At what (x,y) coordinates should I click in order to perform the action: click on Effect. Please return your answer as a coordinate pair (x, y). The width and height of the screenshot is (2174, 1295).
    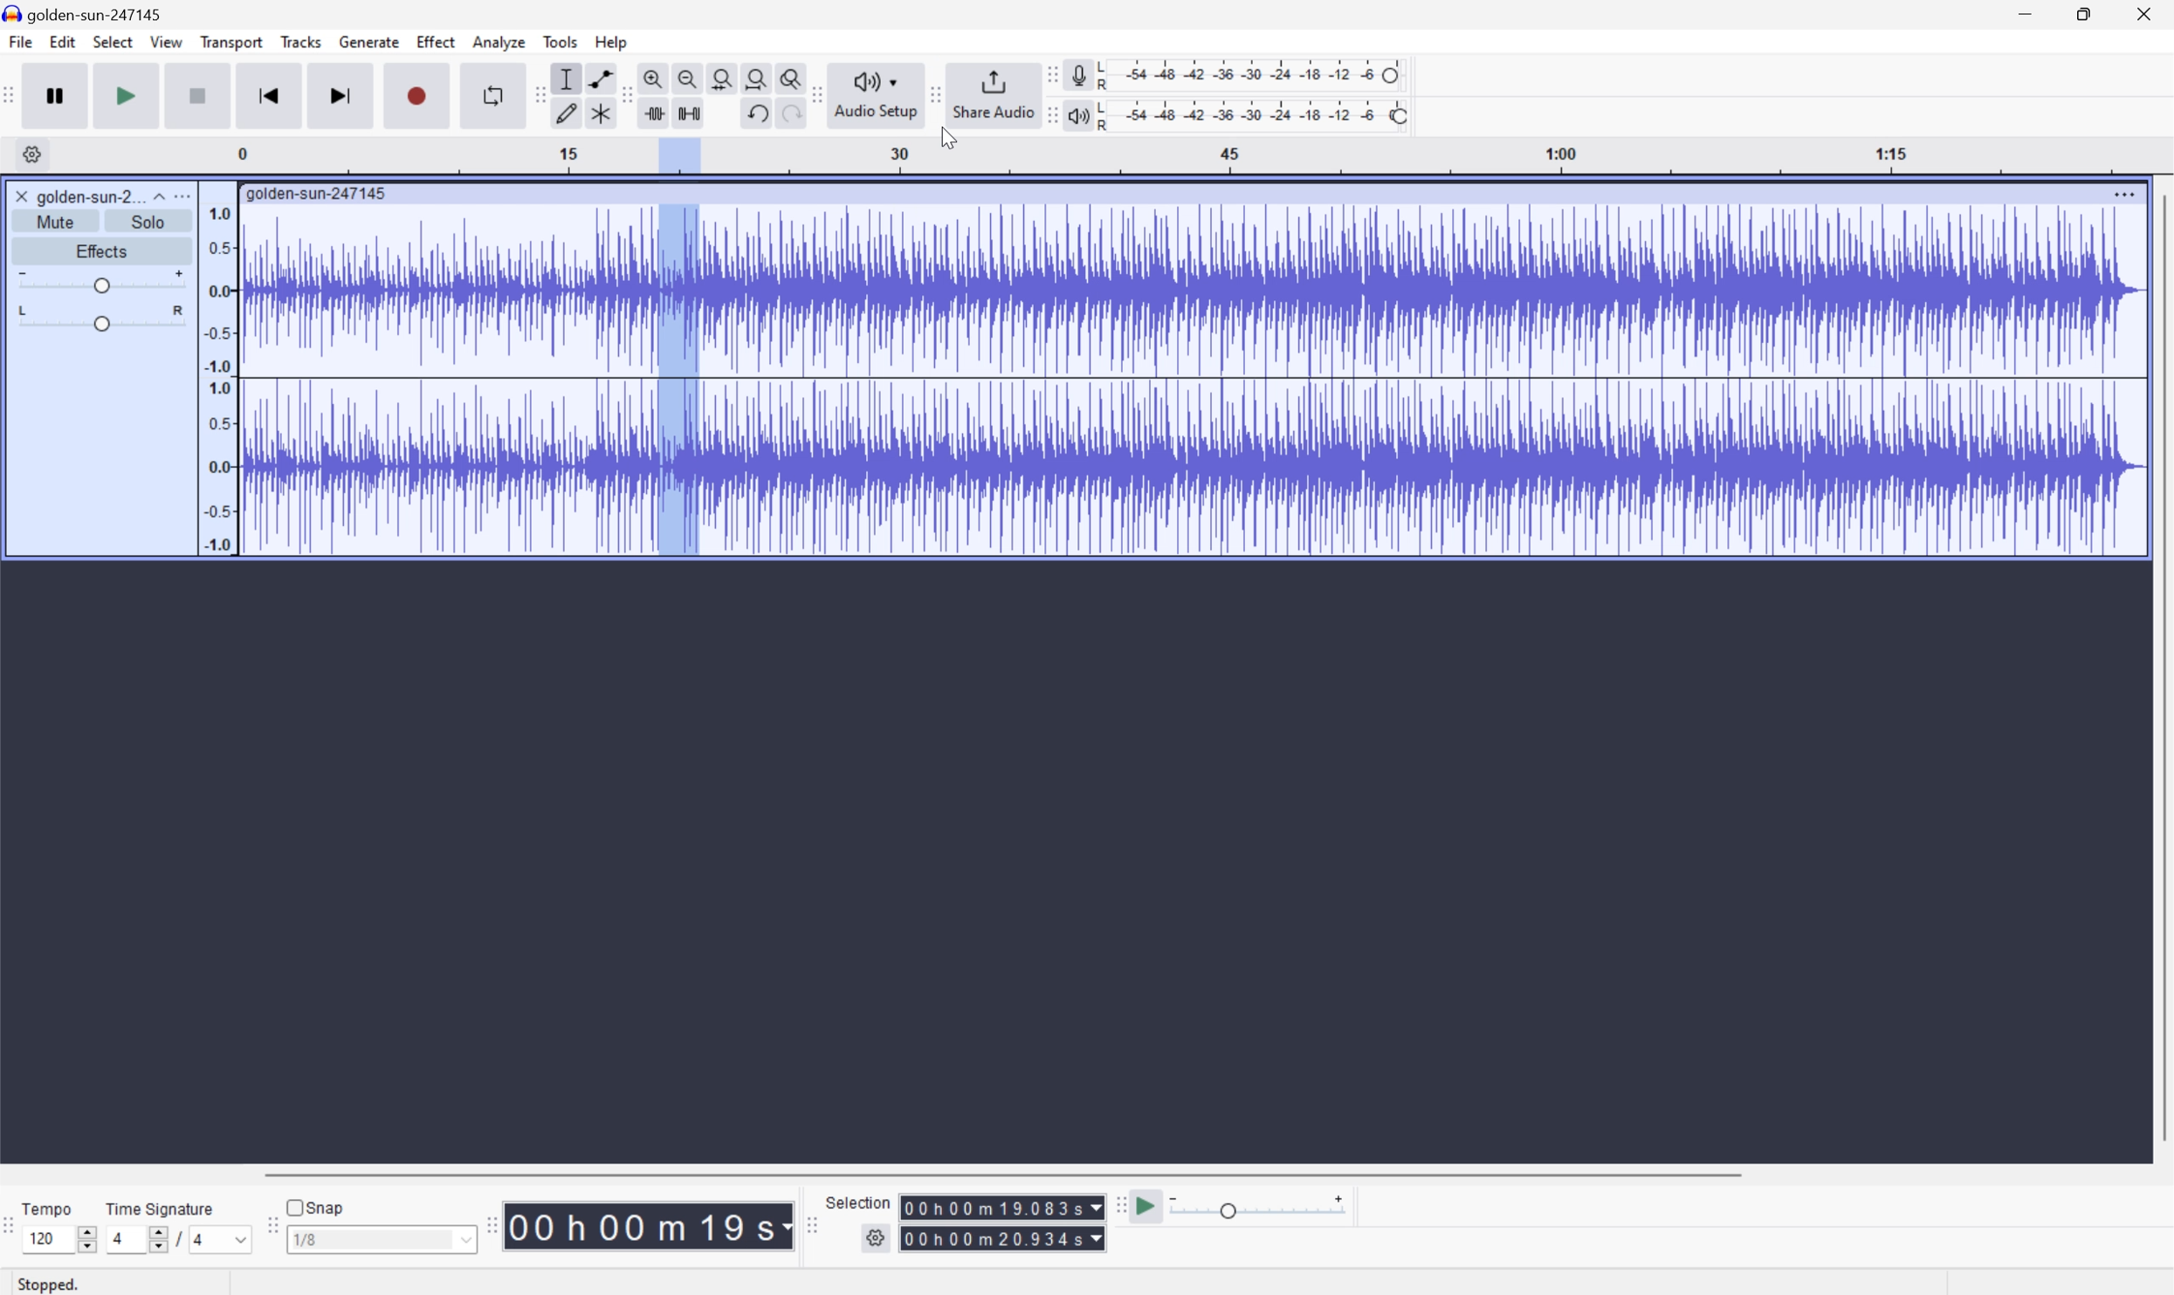
    Looking at the image, I should click on (437, 42).